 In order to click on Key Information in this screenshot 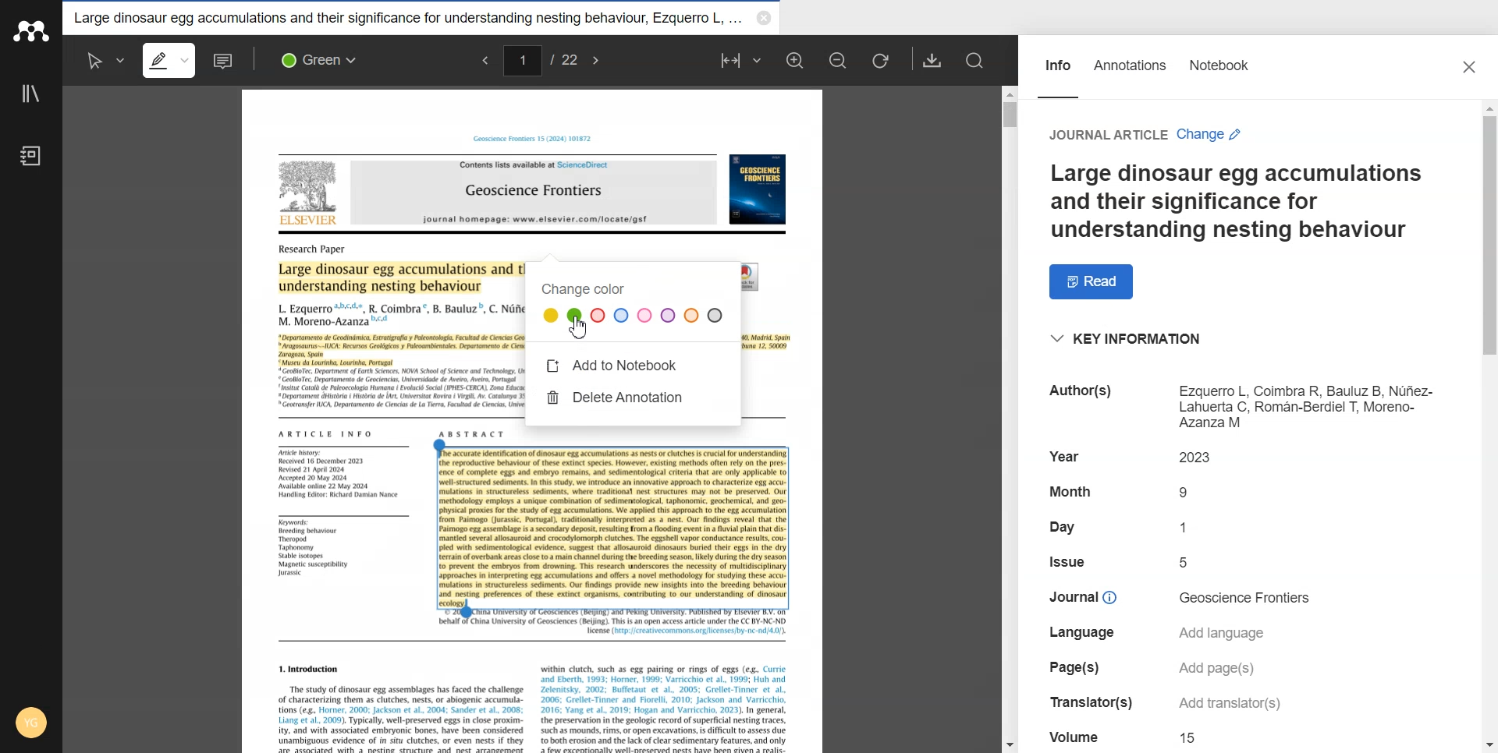, I will do `click(1129, 339)`.